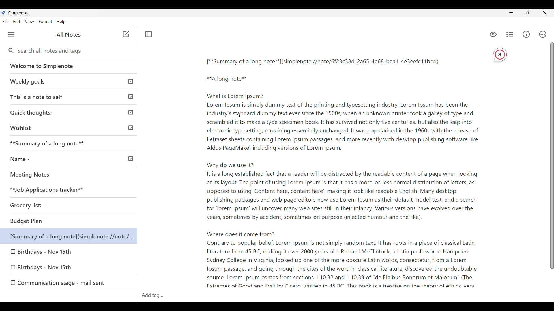 This screenshot has width=554, height=311. Describe the element at coordinates (59, 269) in the screenshot. I see `Birthdays-Nov 15th` at that location.